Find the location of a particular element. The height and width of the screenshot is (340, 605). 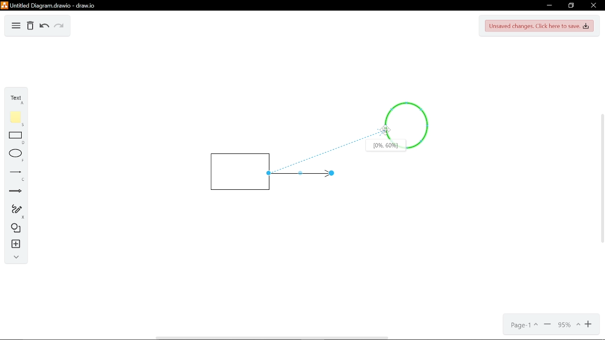

Untitled diagram drawio is located at coordinates (49, 6).